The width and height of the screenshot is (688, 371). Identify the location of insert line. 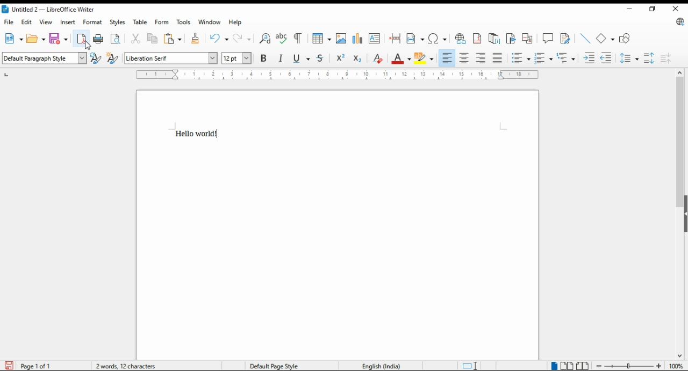
(584, 38).